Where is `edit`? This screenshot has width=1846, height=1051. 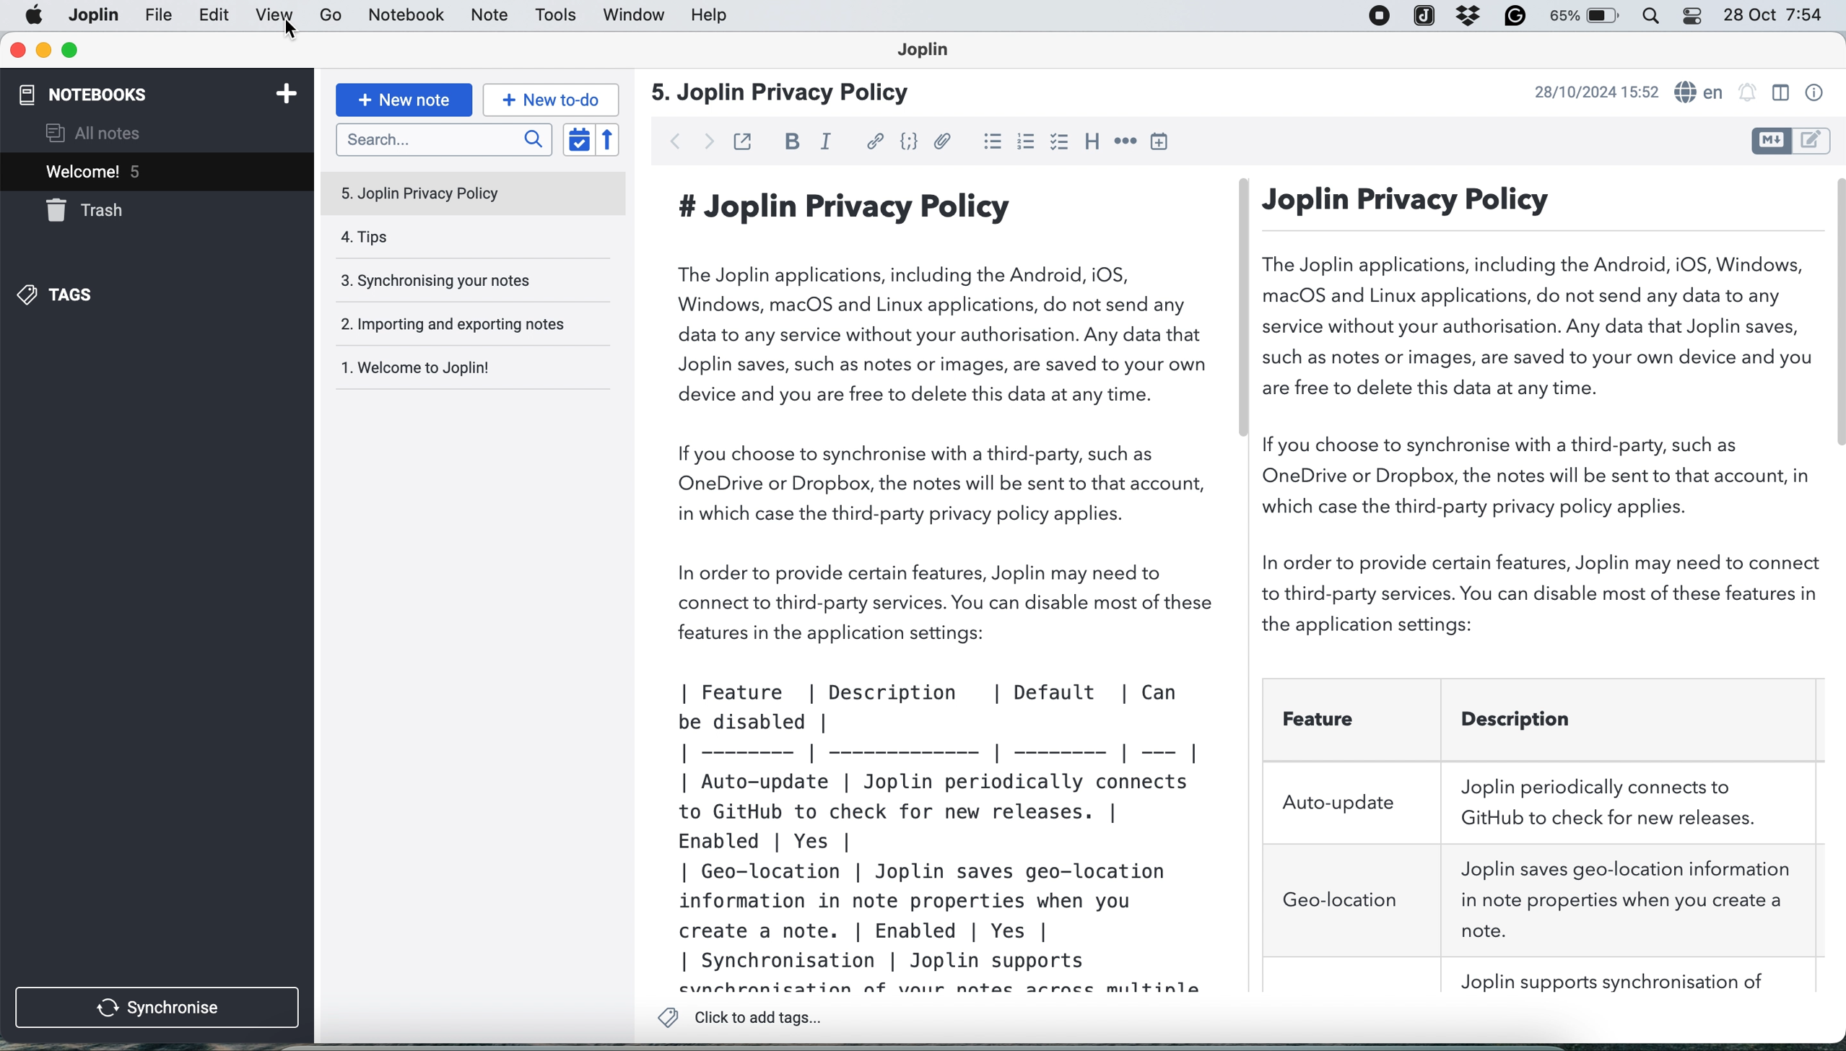
edit is located at coordinates (214, 17).